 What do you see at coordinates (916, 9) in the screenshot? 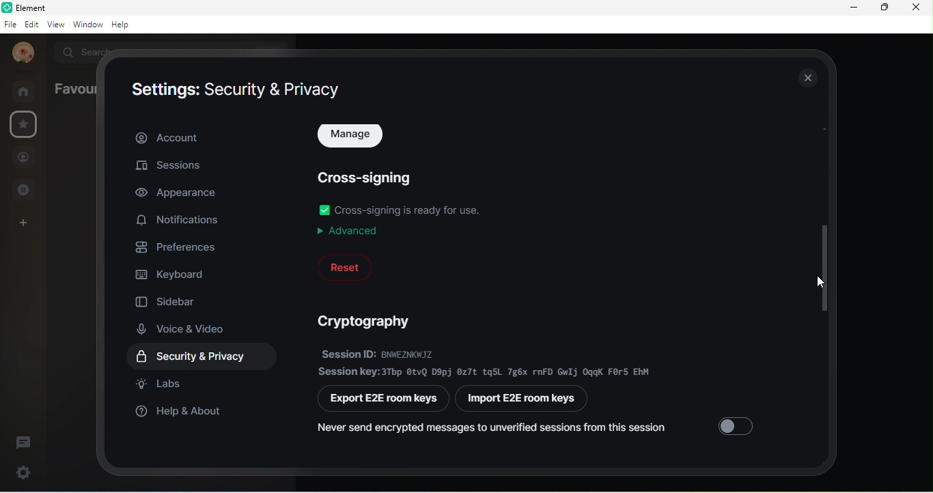
I see `close` at bounding box center [916, 9].